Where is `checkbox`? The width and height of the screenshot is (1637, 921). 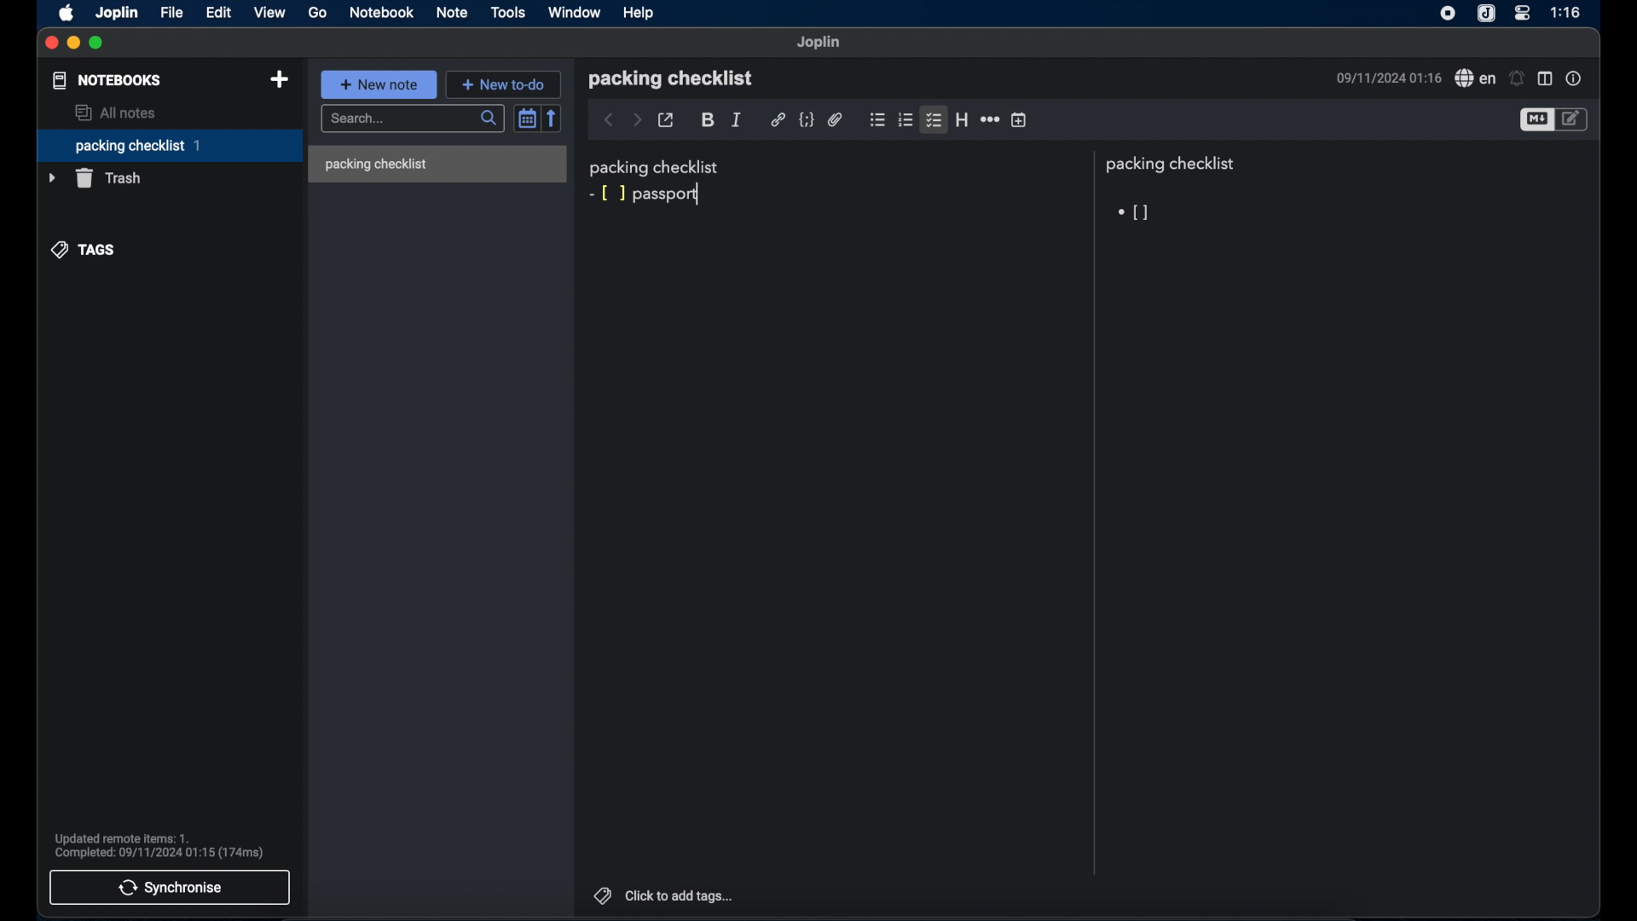 checkbox is located at coordinates (1131, 212).